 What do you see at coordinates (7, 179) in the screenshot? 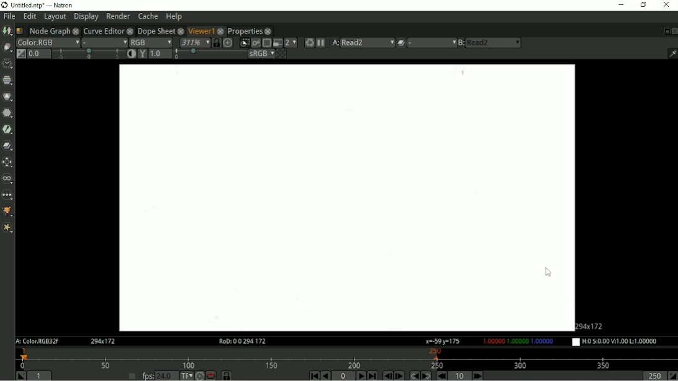
I see `Views` at bounding box center [7, 179].